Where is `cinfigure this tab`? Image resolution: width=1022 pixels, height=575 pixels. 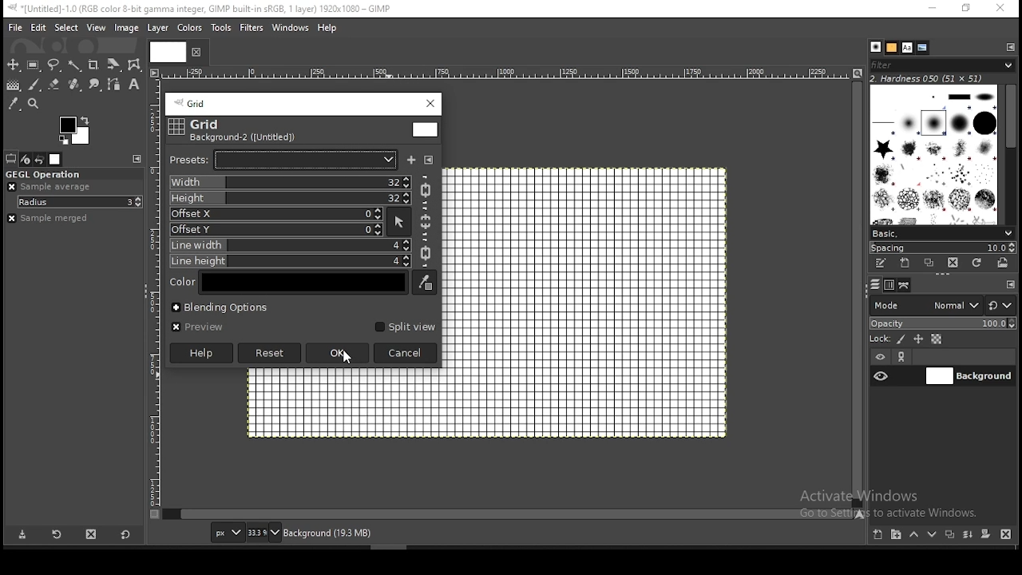
cinfigure this tab is located at coordinates (138, 159).